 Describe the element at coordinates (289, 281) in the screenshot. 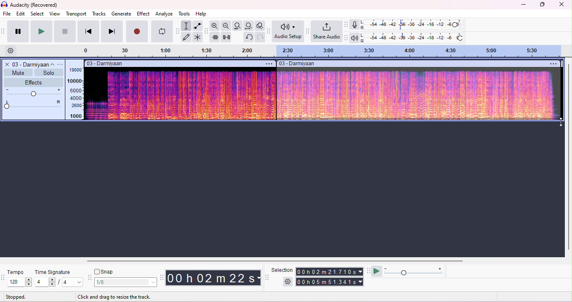

I see `selection options` at that location.